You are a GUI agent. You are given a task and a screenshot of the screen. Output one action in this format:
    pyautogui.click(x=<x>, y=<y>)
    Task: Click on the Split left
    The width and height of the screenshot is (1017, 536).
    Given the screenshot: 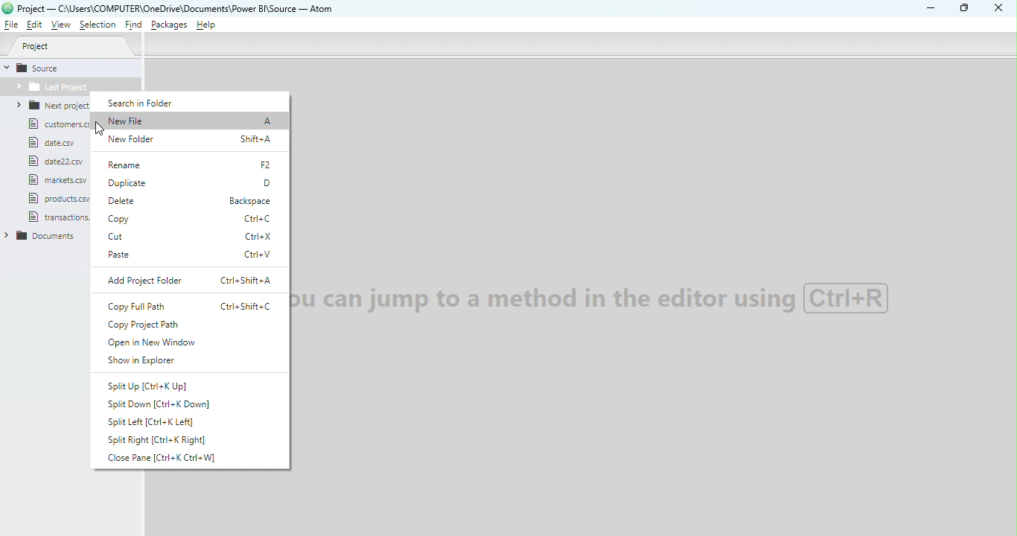 What is the action you would take?
    pyautogui.click(x=173, y=424)
    